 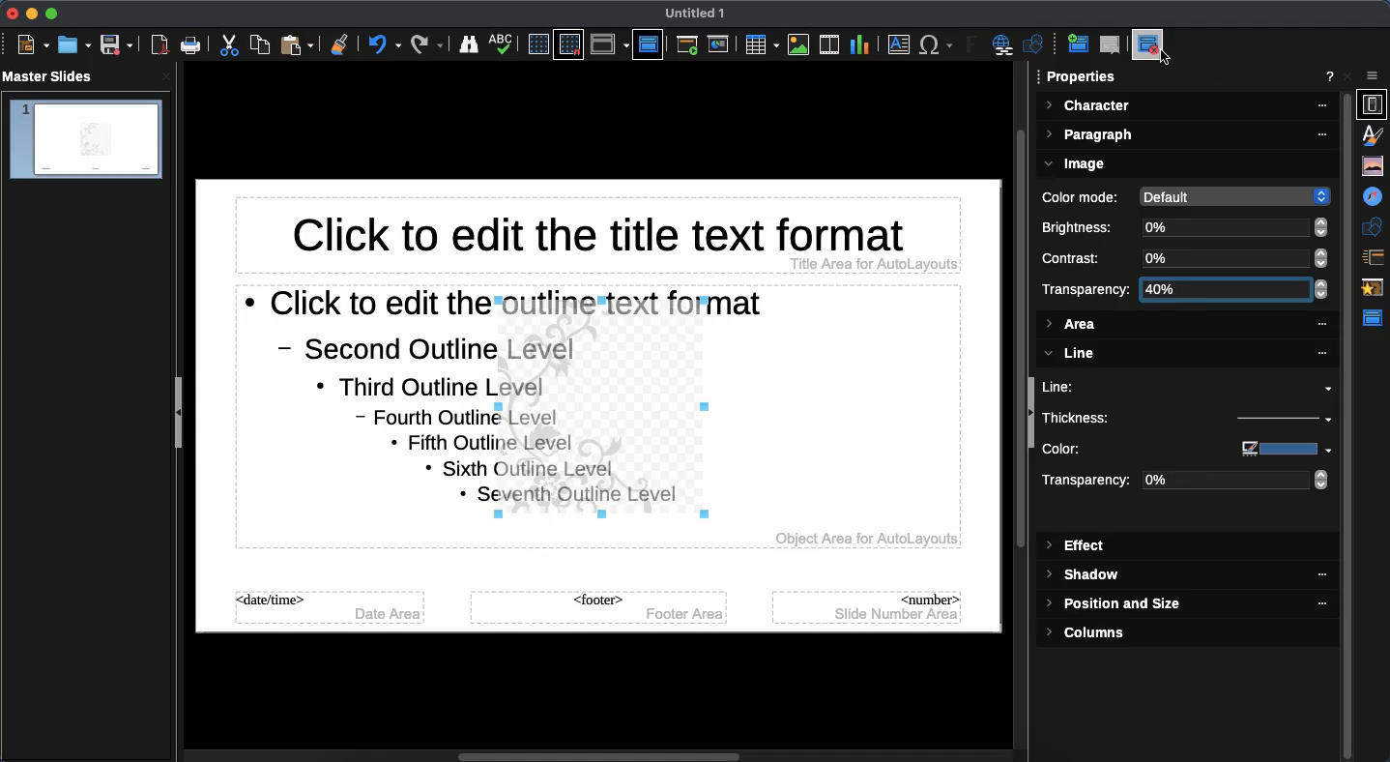 I want to click on Line, so click(x=1188, y=387).